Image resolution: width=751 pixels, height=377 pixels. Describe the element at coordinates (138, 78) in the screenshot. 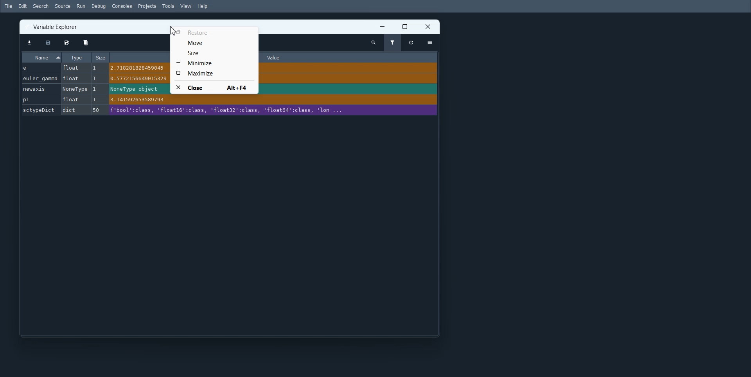

I see `0.5772156649015329` at that location.